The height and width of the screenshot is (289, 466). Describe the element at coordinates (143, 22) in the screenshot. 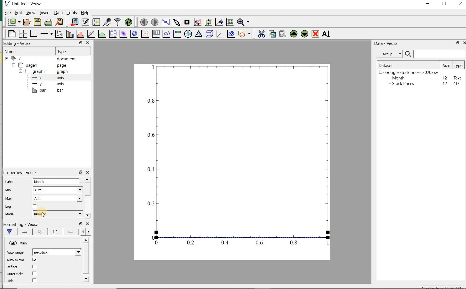

I see `move to the previous page` at that location.